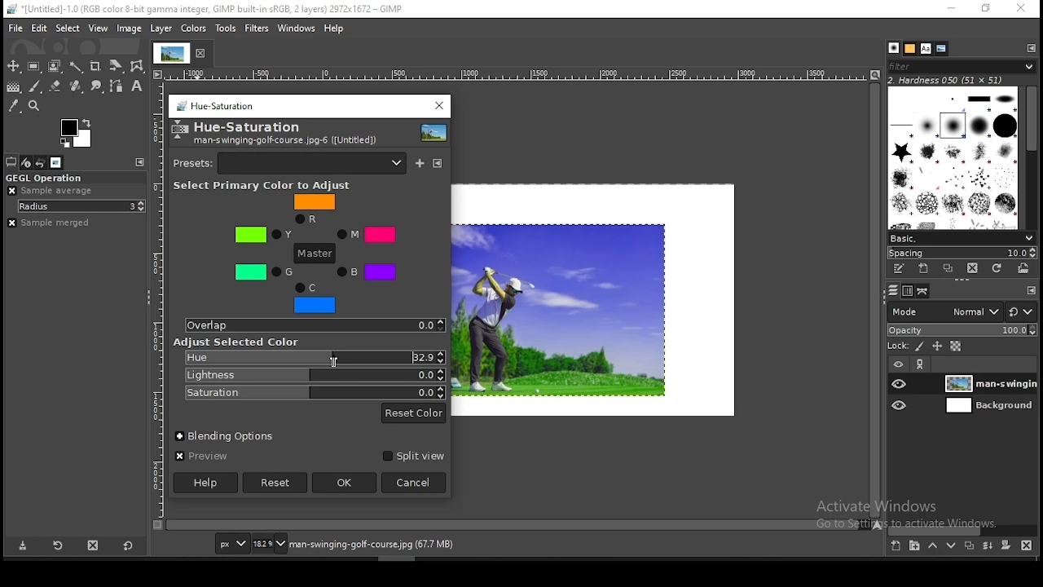 The image size is (1043, 587). I want to click on colors, so click(77, 131).